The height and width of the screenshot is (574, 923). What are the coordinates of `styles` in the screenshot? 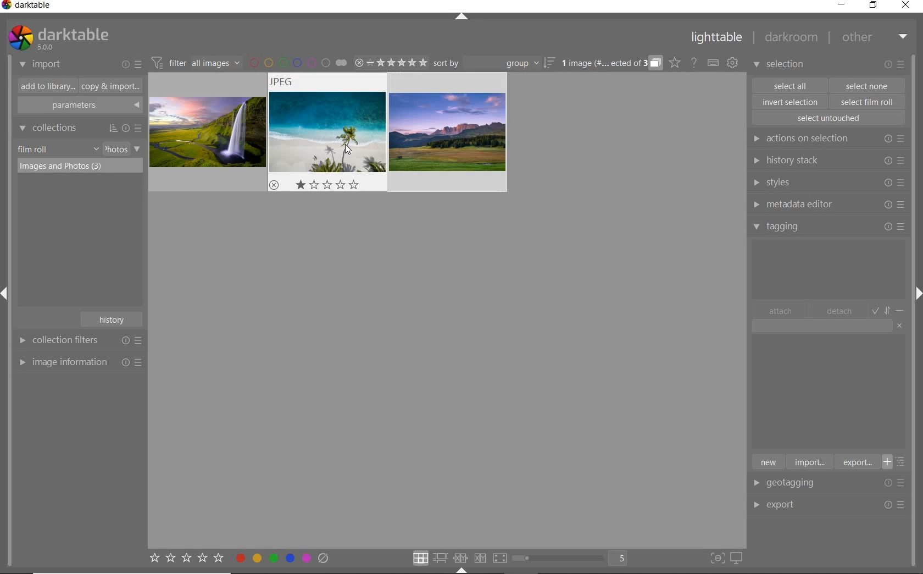 It's located at (827, 183).